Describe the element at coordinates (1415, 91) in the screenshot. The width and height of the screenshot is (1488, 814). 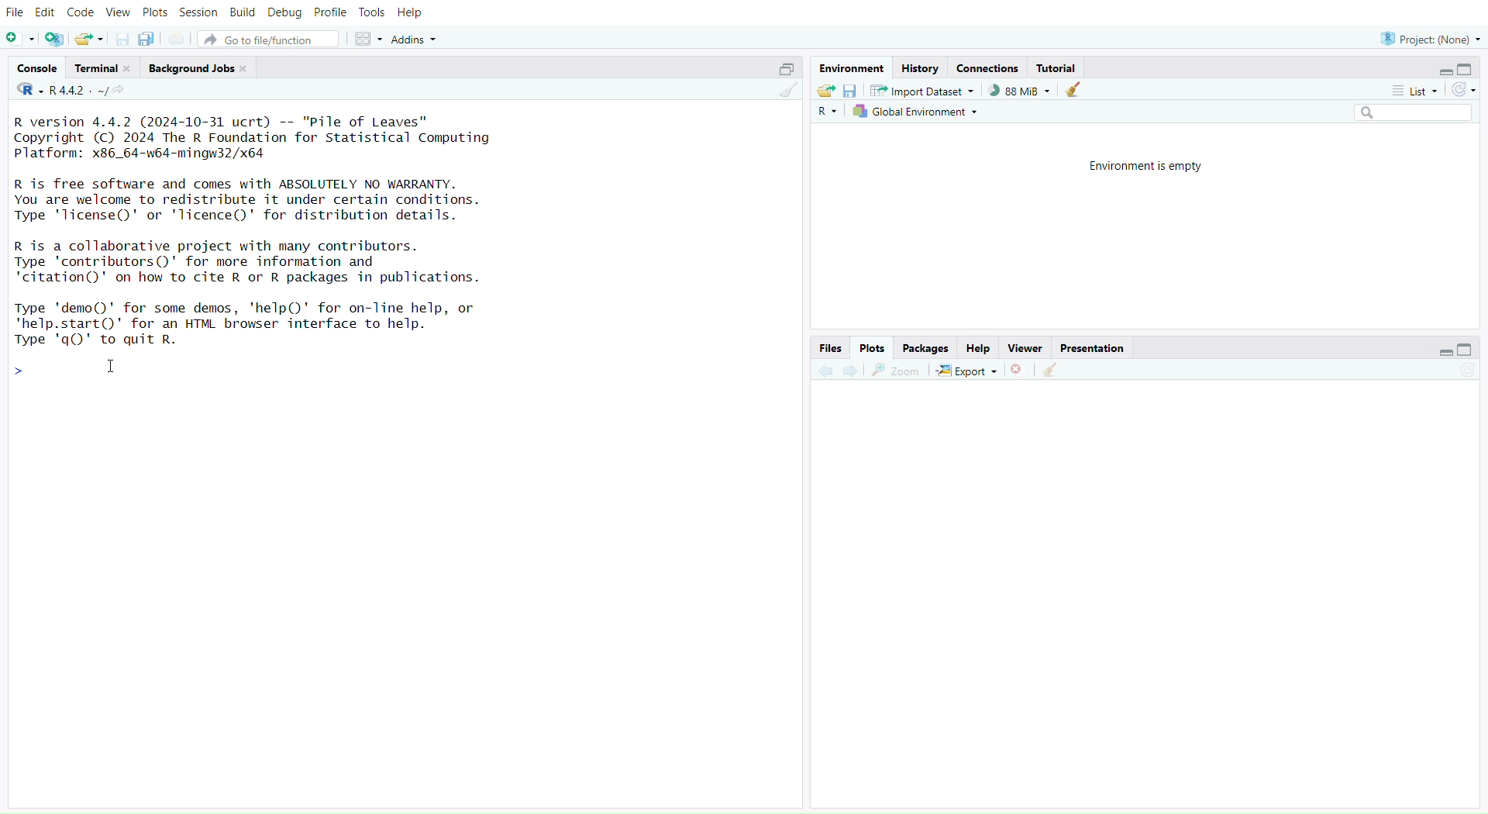
I see `list` at that location.